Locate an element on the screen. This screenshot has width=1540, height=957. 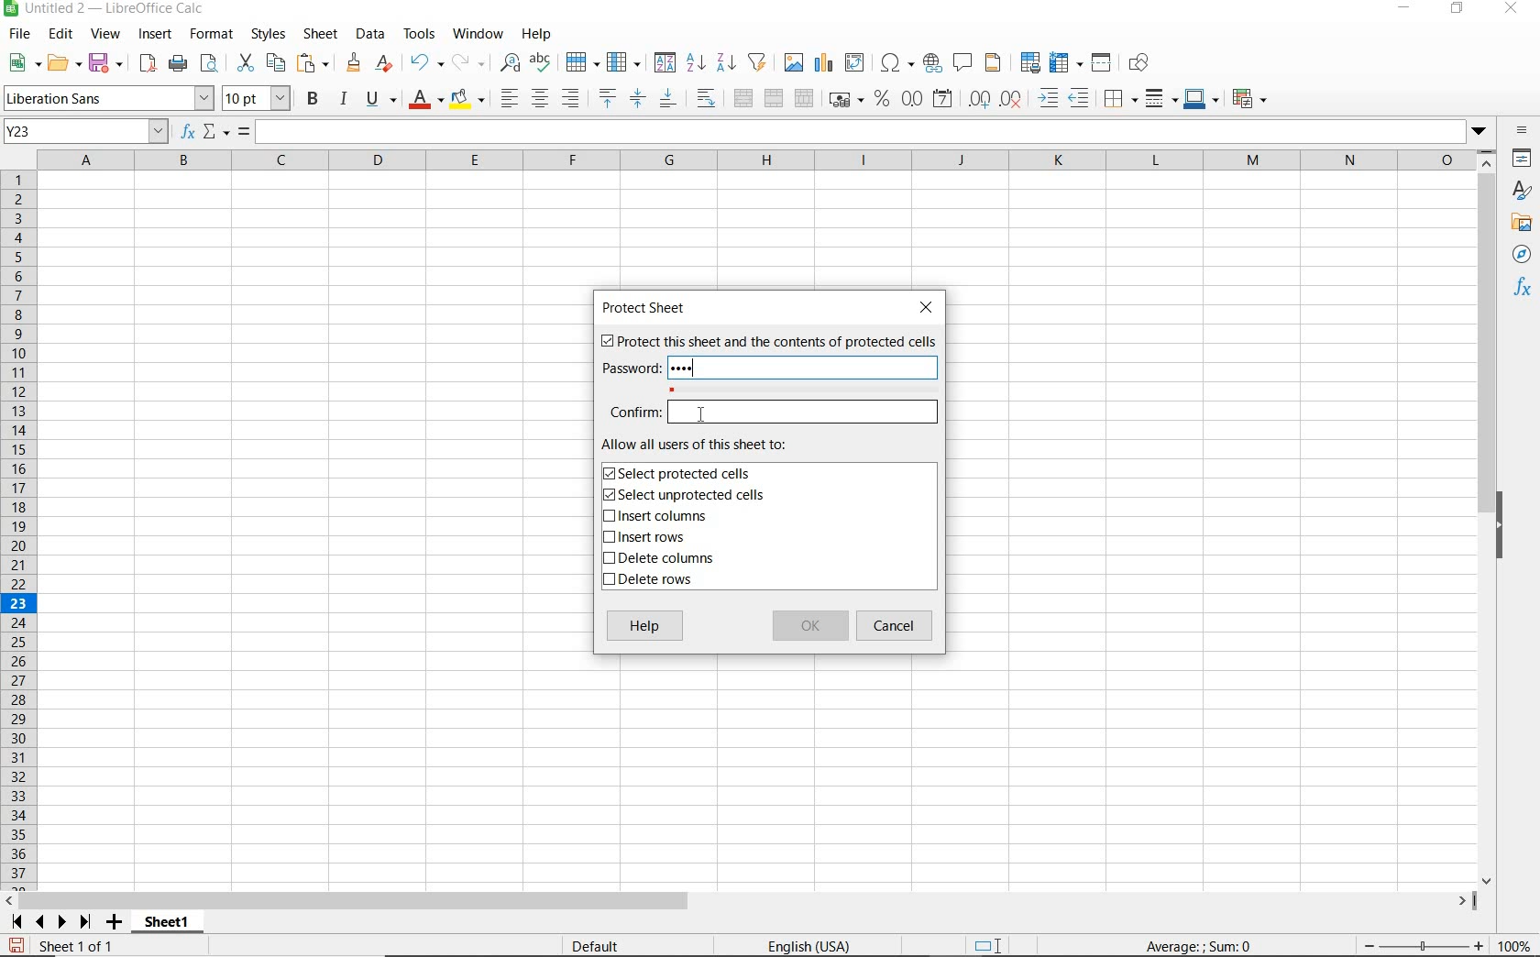
NEW is located at coordinates (20, 63).